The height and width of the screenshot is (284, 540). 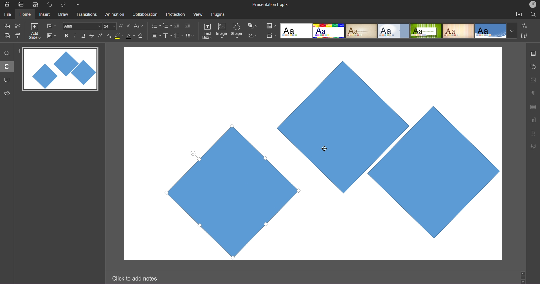 I want to click on Shape, so click(x=237, y=31).